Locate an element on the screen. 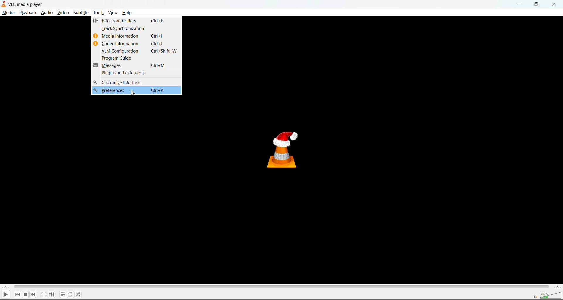 The image size is (563, 300). loop is located at coordinates (69, 294).